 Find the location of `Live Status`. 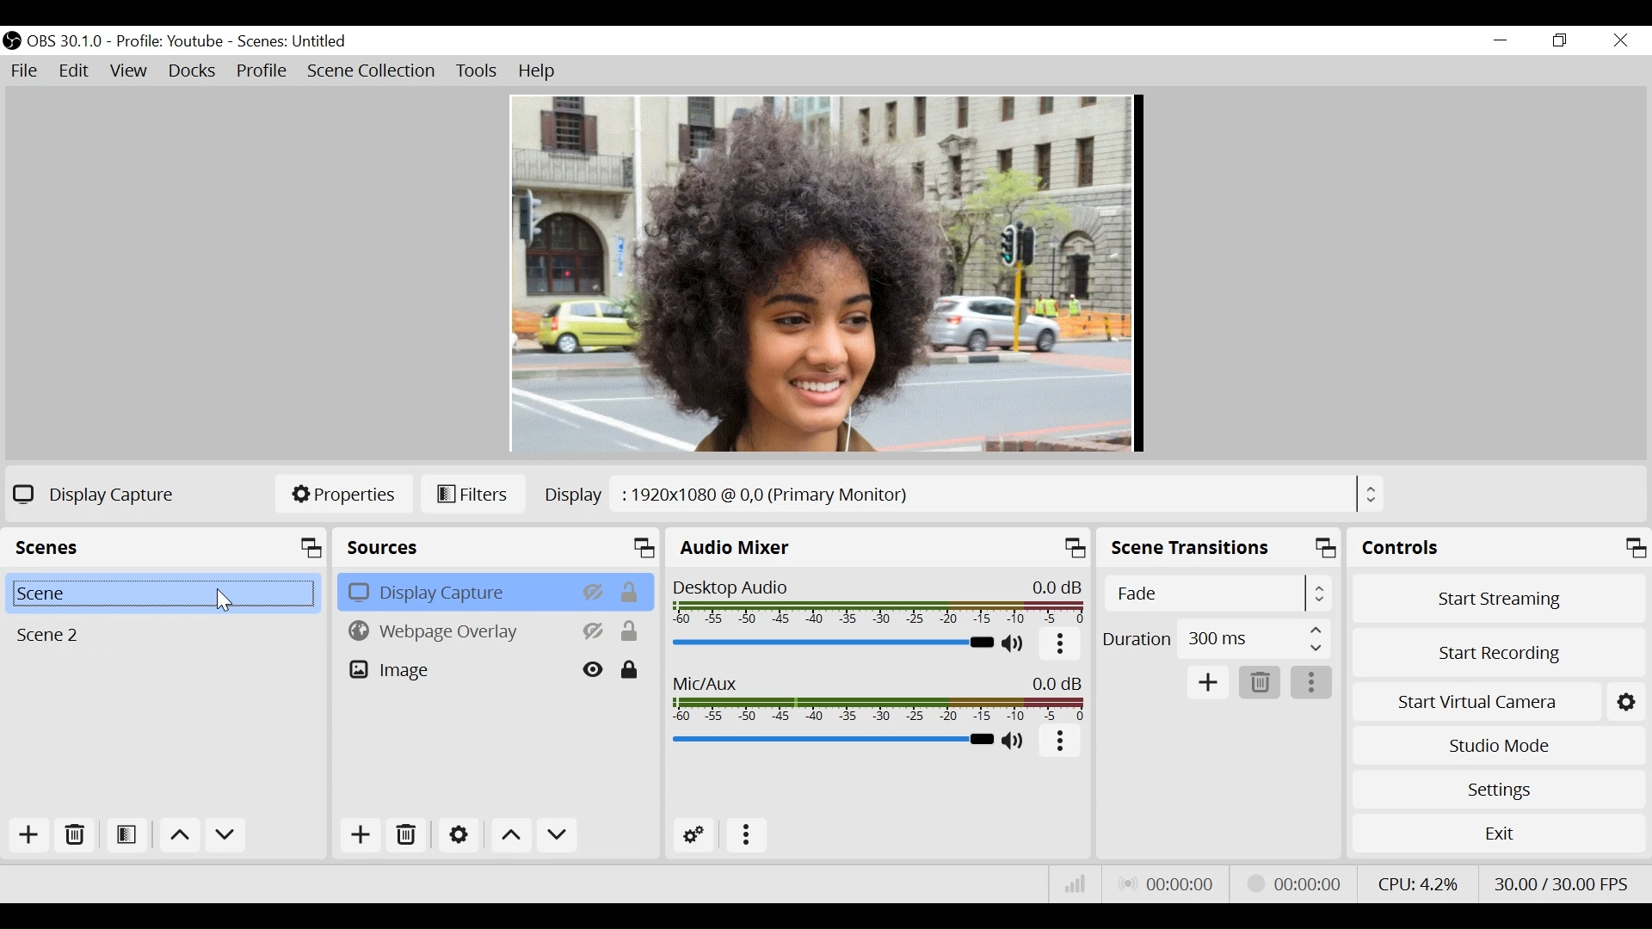

Live Status is located at coordinates (1169, 882).